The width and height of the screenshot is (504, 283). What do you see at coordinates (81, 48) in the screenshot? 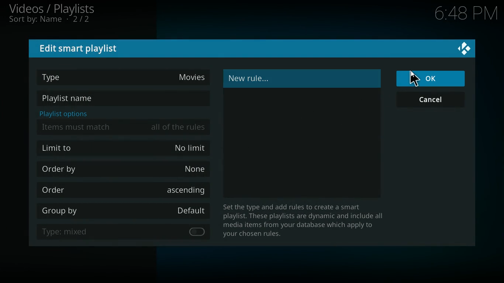
I see `edit smart playlist` at bounding box center [81, 48].